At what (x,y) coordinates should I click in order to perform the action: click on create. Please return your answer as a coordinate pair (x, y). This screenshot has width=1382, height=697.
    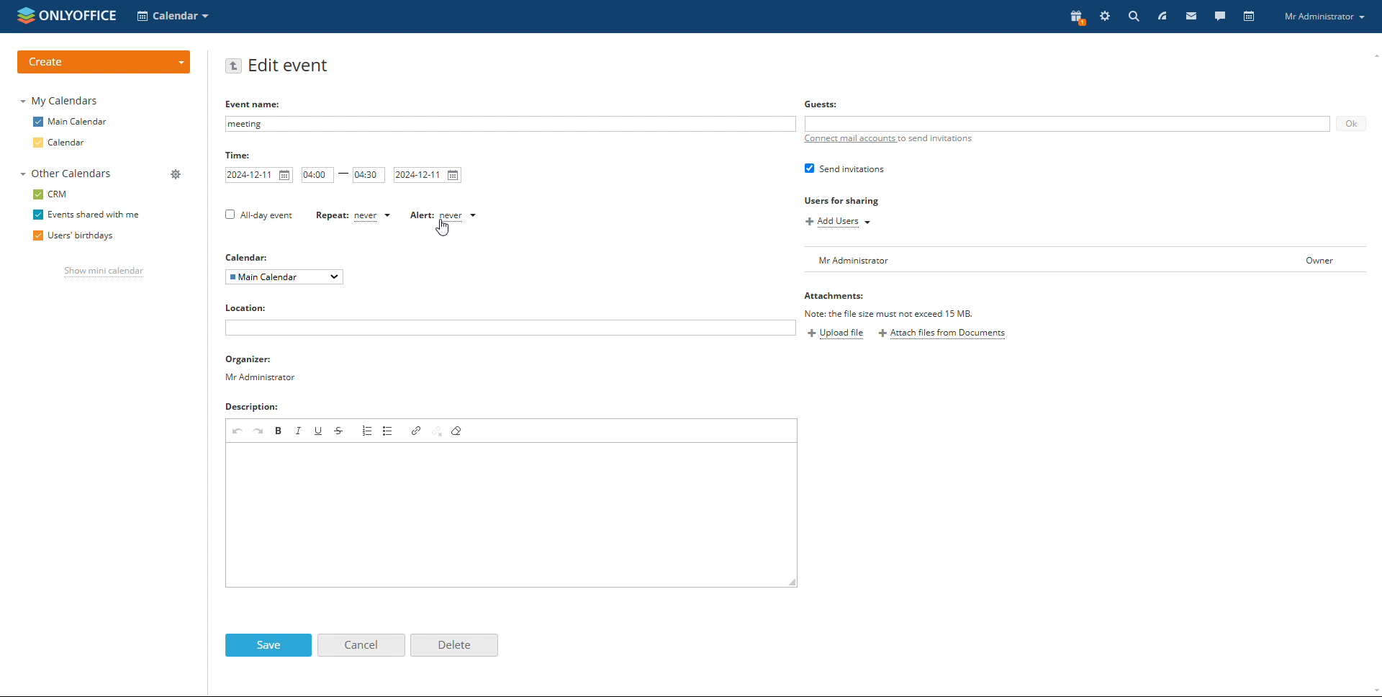
    Looking at the image, I should click on (103, 62).